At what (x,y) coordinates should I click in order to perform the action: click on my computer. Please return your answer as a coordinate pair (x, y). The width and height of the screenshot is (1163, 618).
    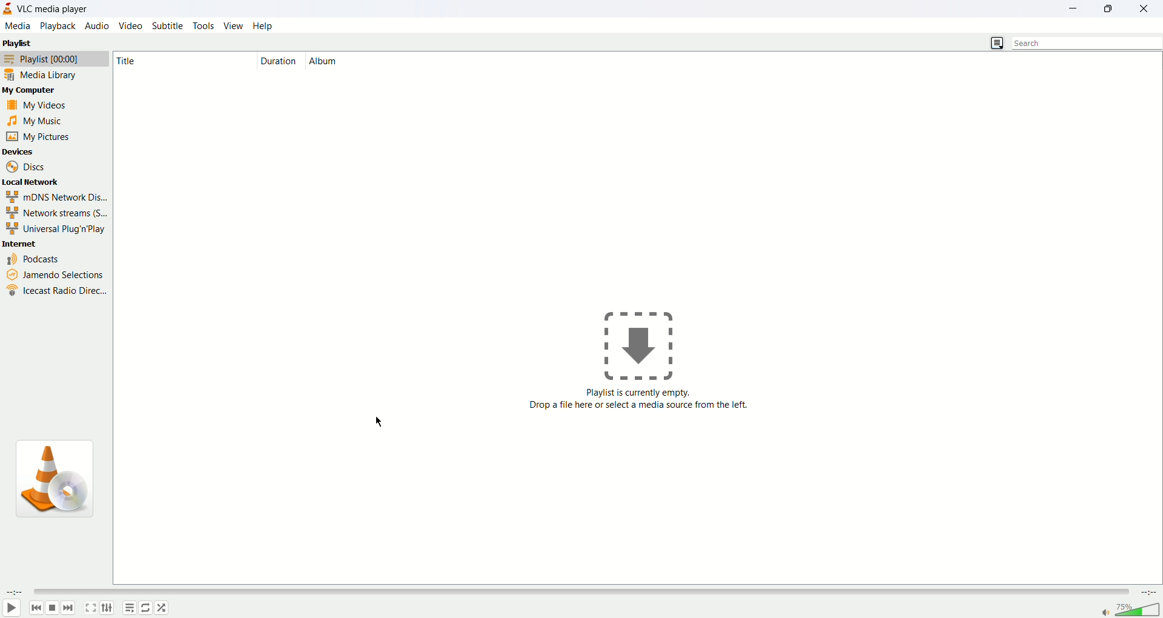
    Looking at the image, I should click on (51, 91).